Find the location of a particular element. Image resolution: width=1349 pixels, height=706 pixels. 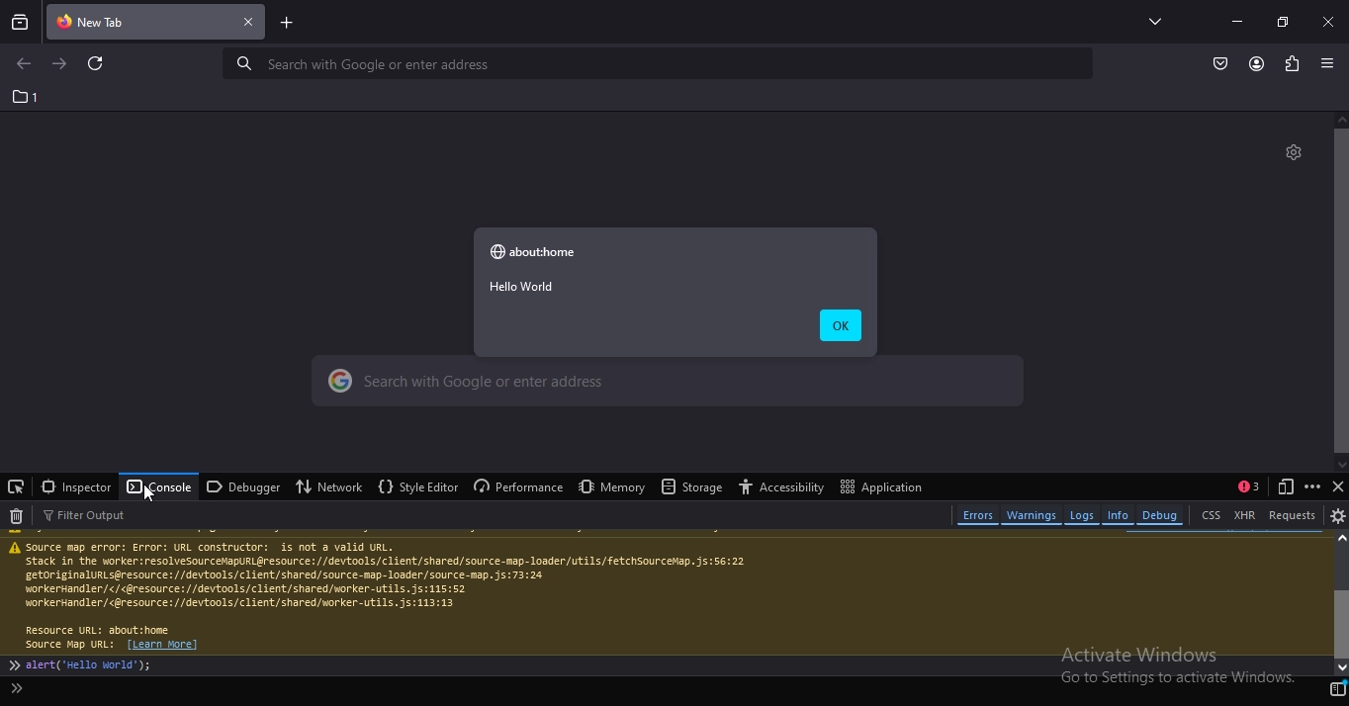

cursor is located at coordinates (150, 492).